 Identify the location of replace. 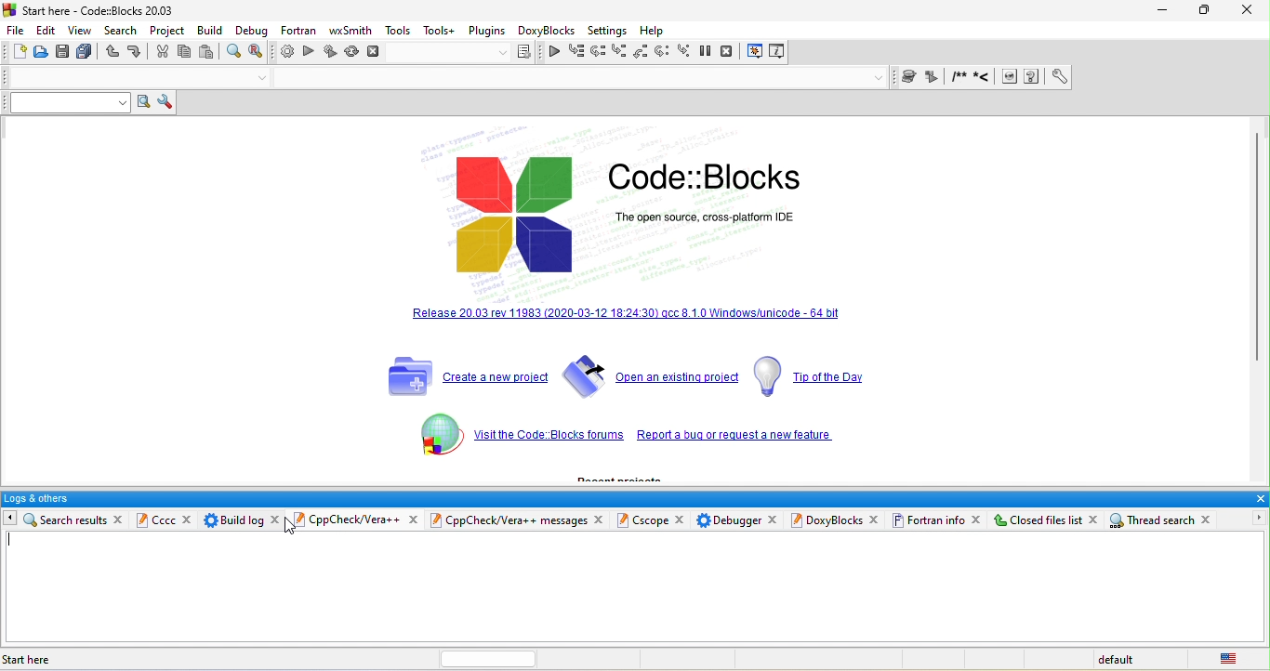
(257, 51).